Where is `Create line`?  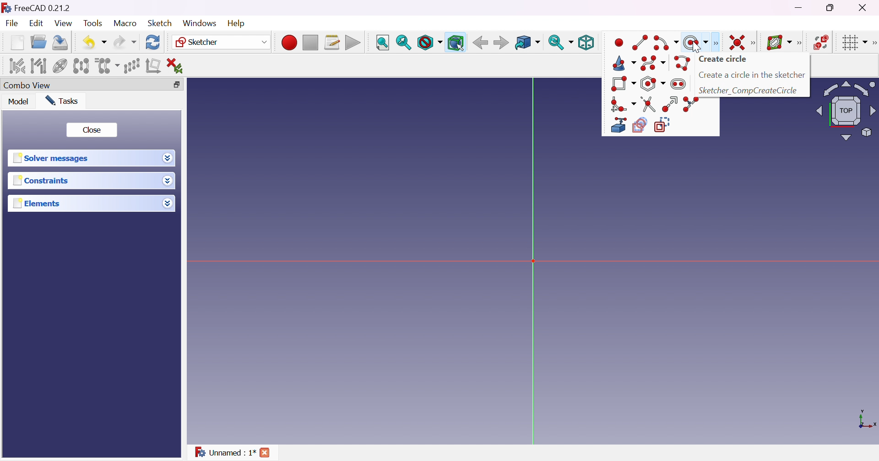 Create line is located at coordinates (640, 43).